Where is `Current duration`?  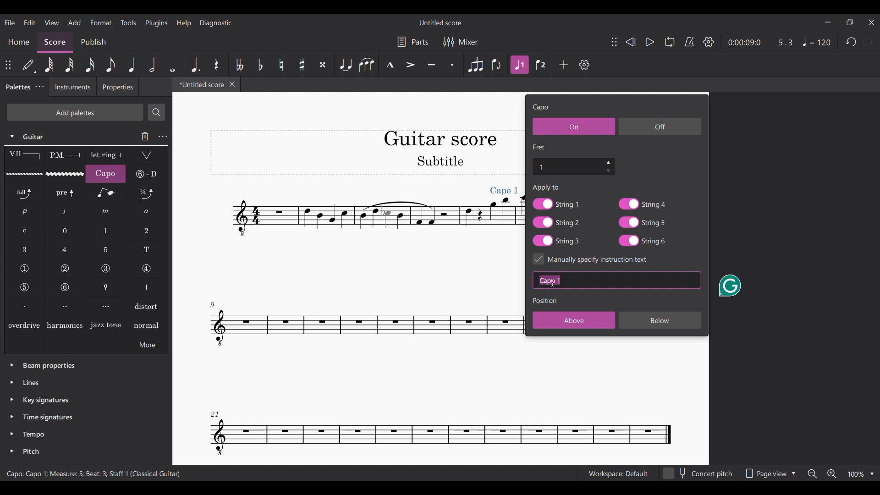 Current duration is located at coordinates (744, 42).